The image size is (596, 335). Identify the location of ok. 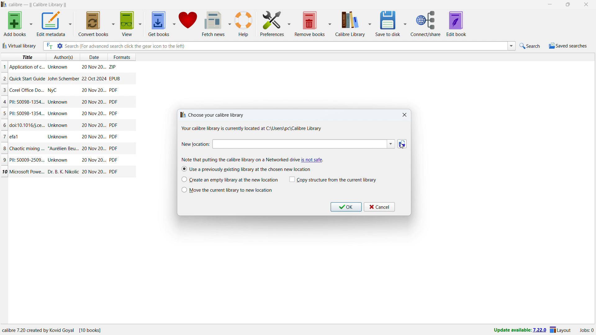
(346, 207).